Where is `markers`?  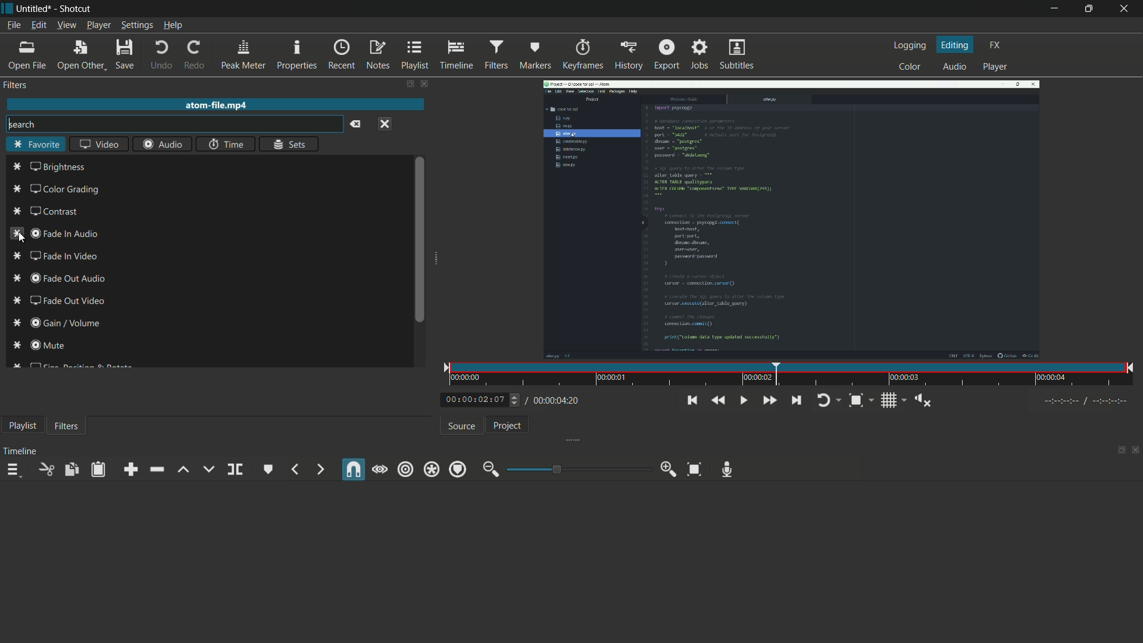
markers is located at coordinates (535, 55).